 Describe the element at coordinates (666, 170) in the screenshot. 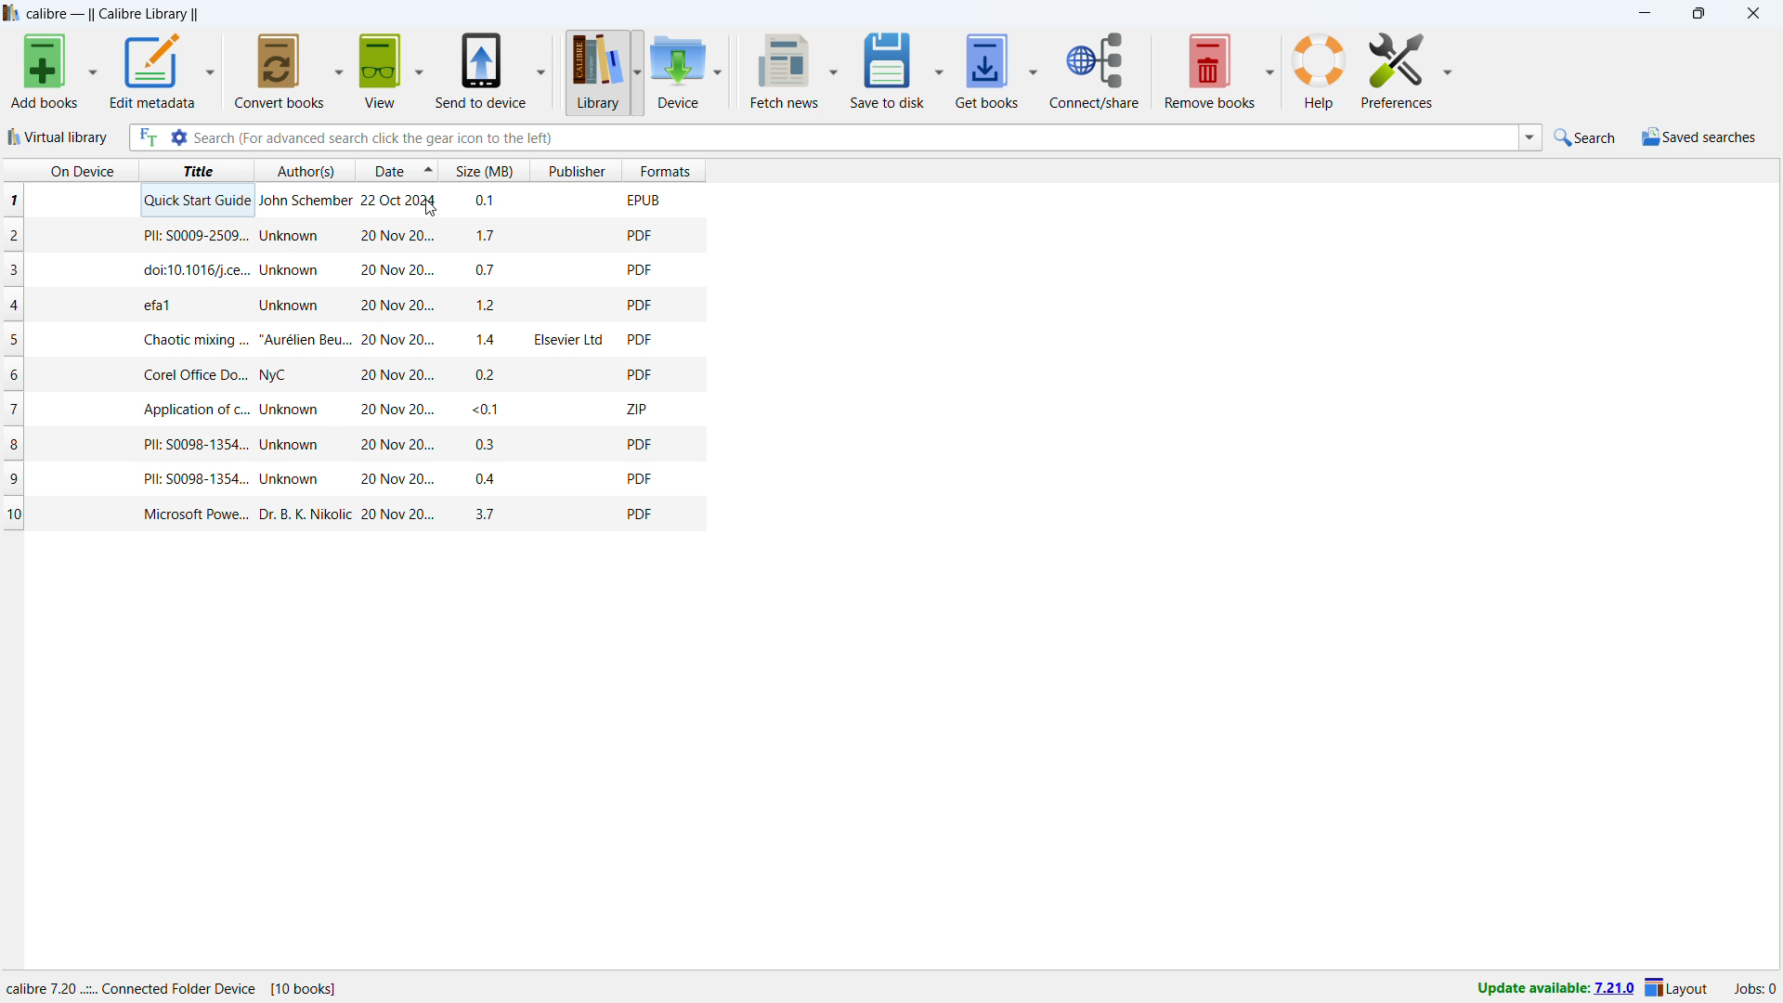

I see `sort by formats` at that location.